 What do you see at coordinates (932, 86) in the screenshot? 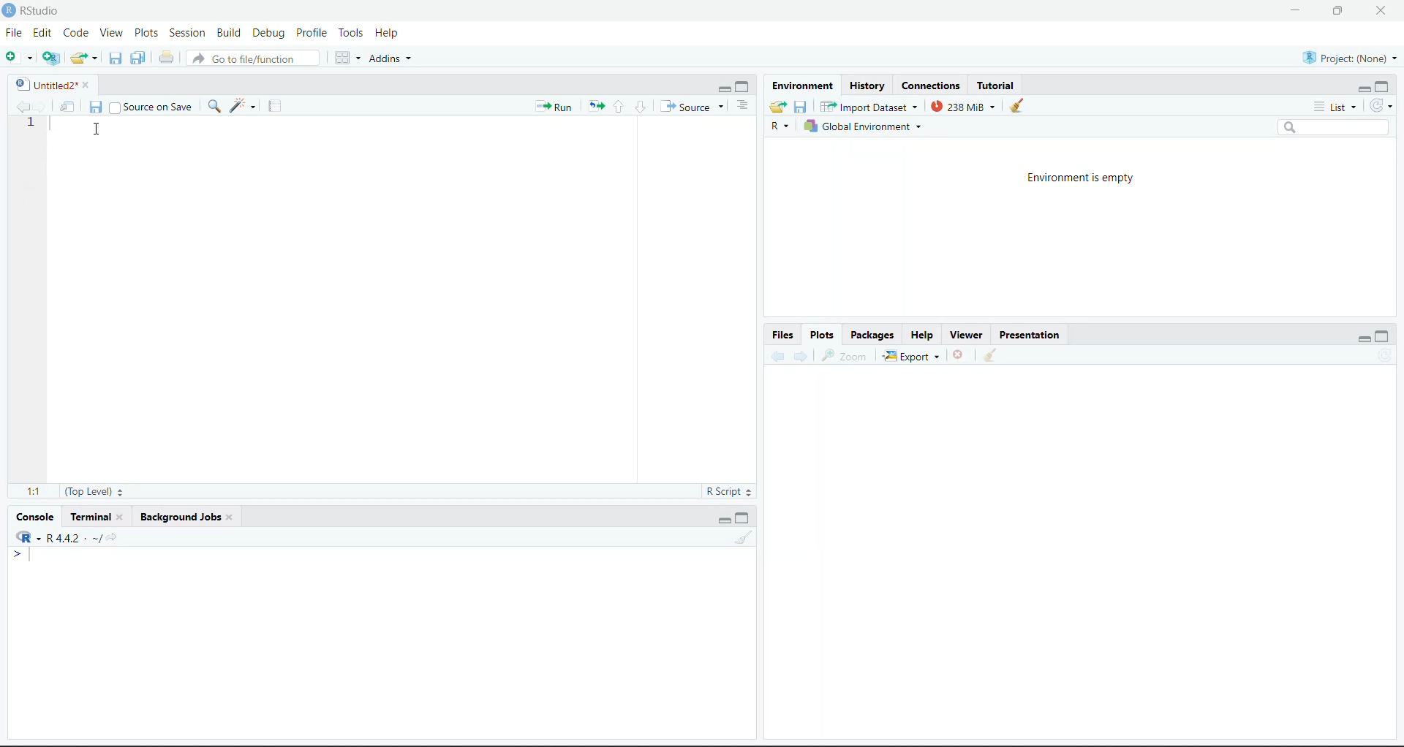
I see `Connections` at bounding box center [932, 86].